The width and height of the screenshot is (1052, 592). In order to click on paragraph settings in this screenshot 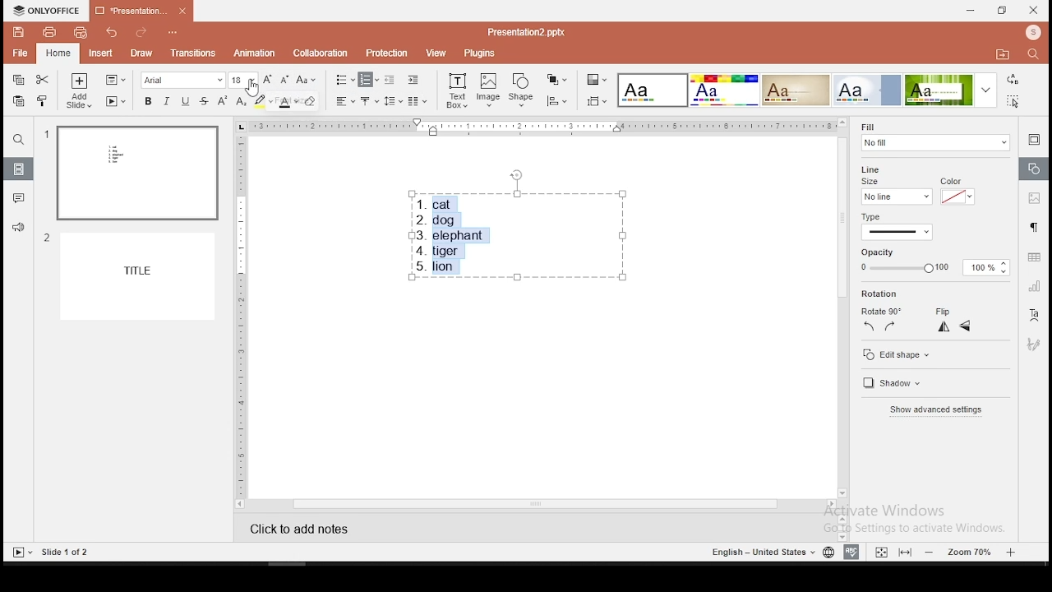, I will do `click(1033, 227)`.